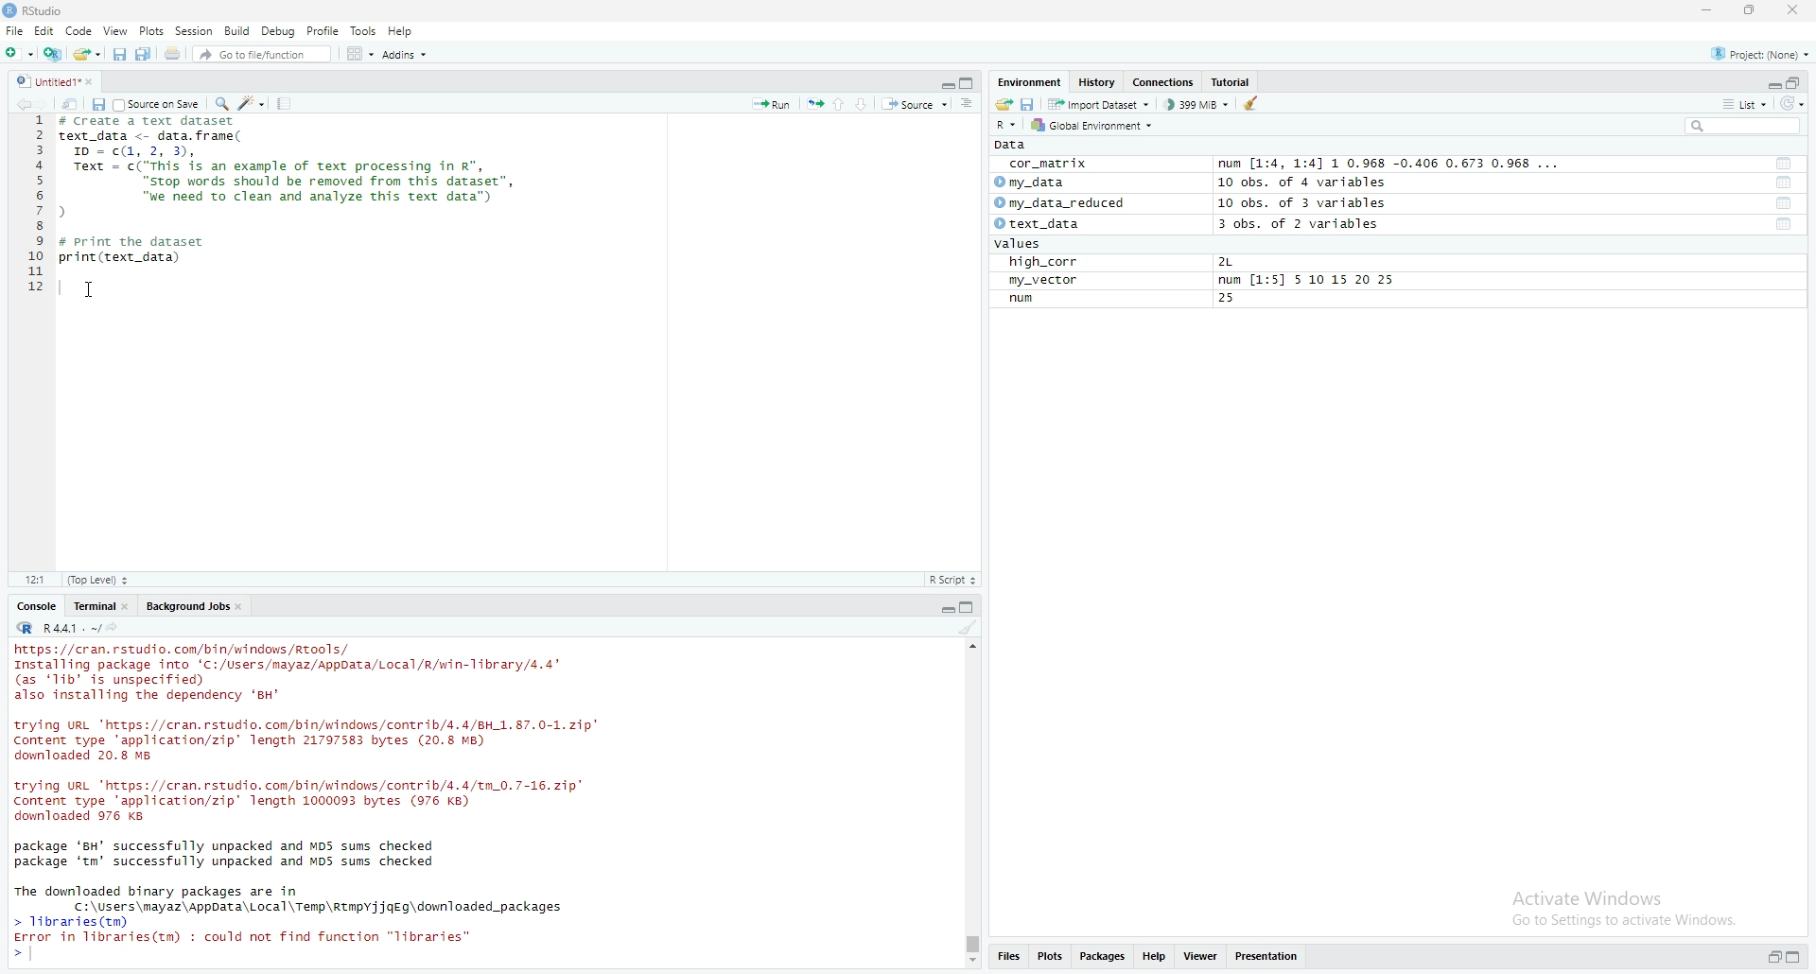  Describe the element at coordinates (1772, 956) in the screenshot. I see `expand` at that location.